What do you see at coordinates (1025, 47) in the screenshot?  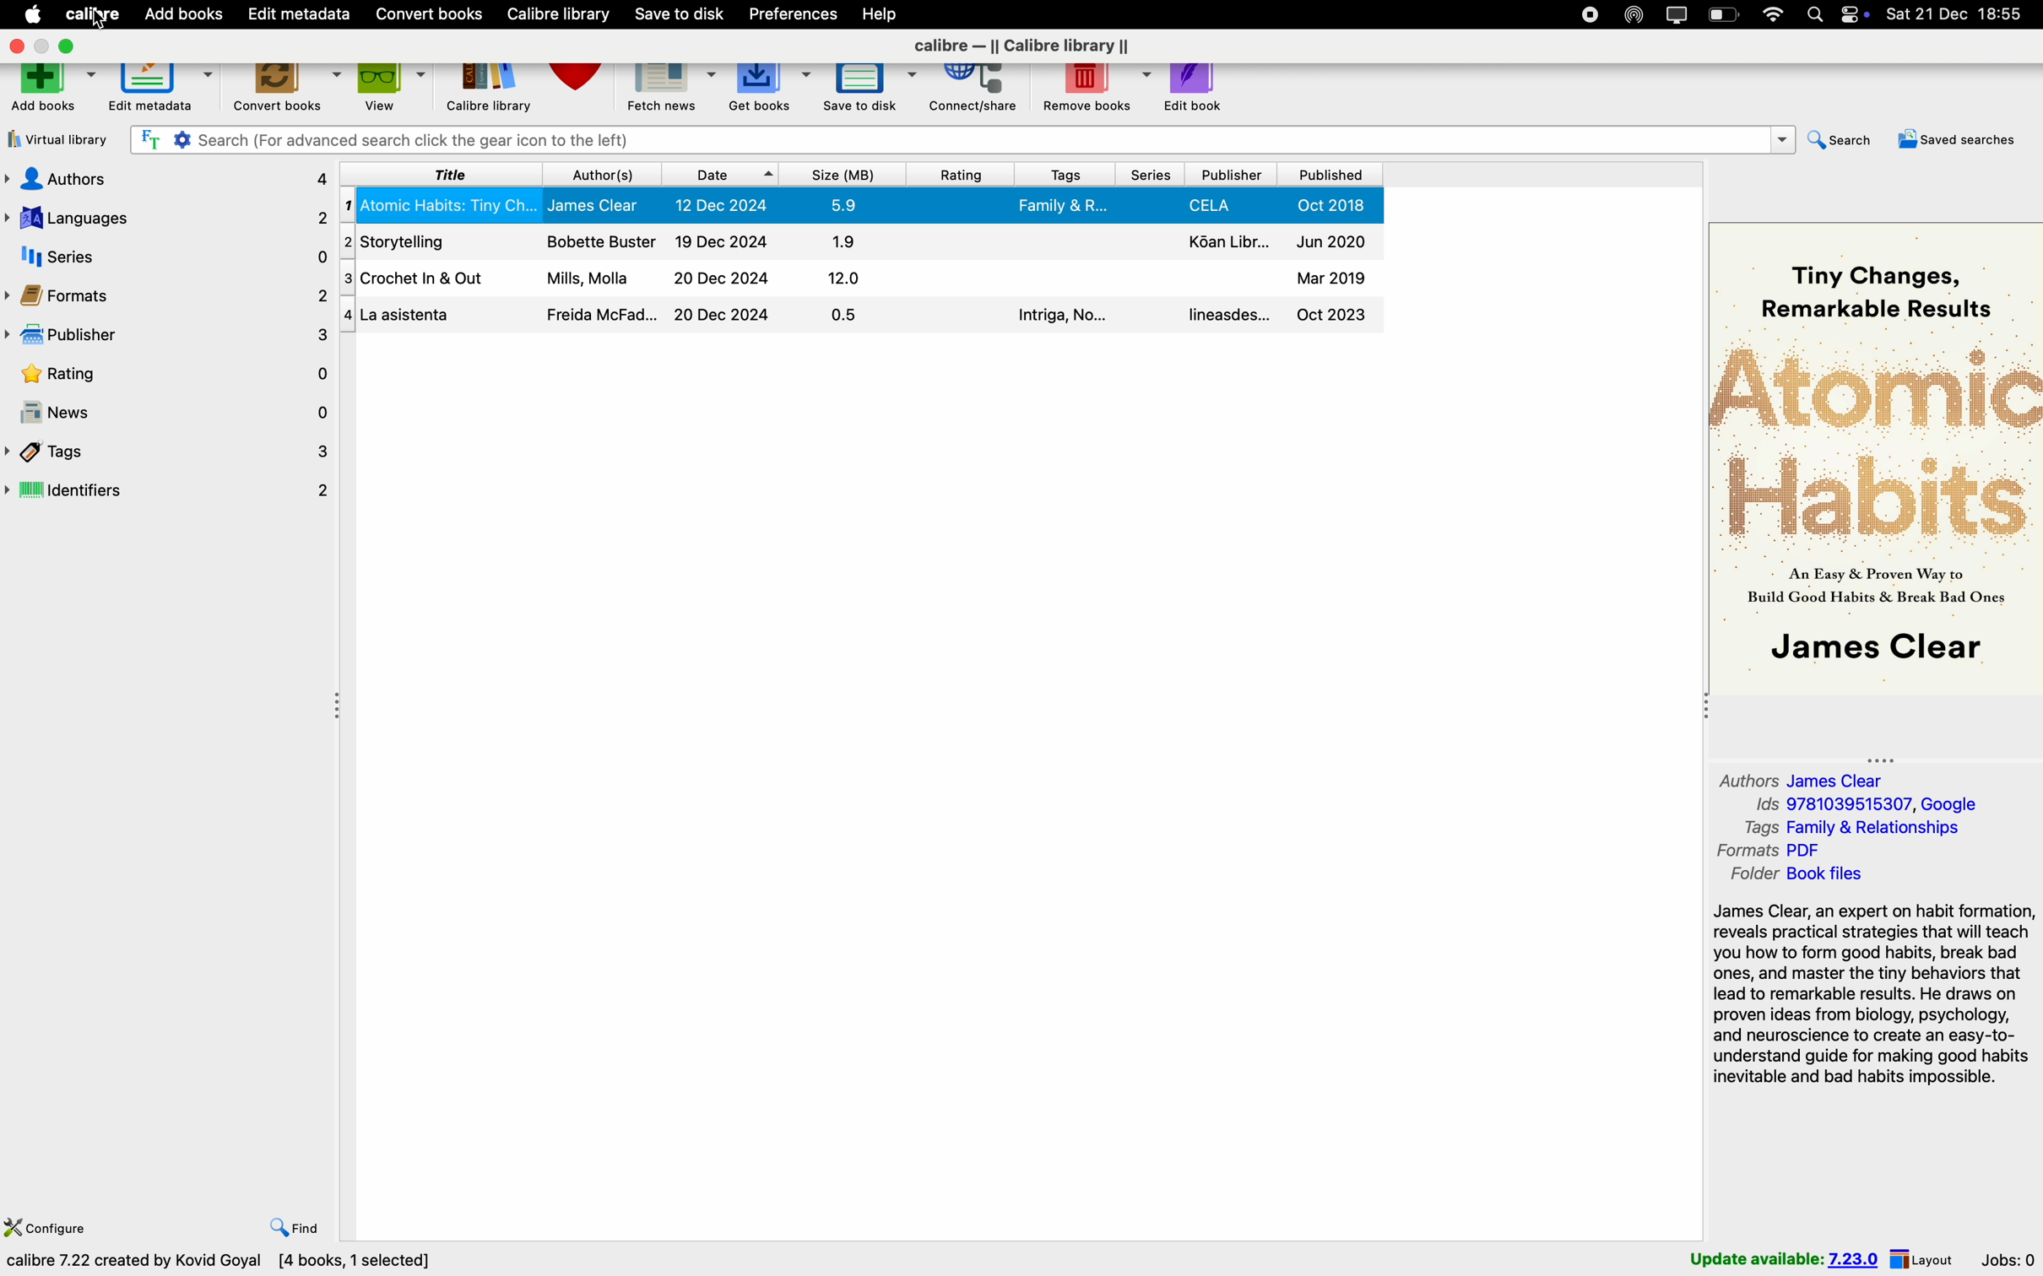 I see `Calibre - || Calibre library ||` at bounding box center [1025, 47].